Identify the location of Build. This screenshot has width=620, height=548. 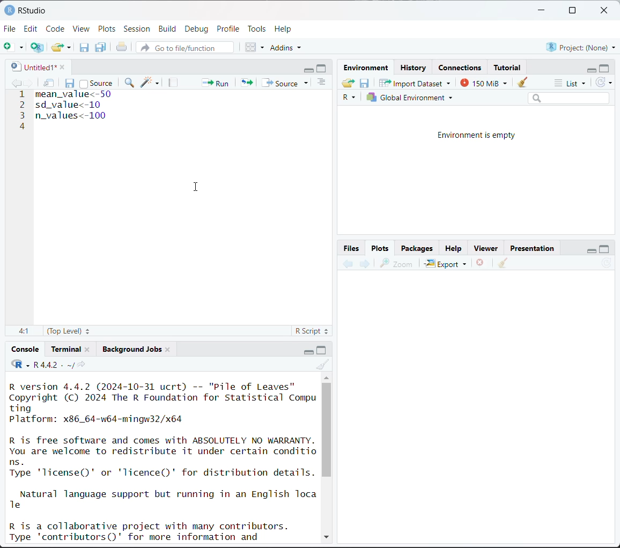
(169, 29).